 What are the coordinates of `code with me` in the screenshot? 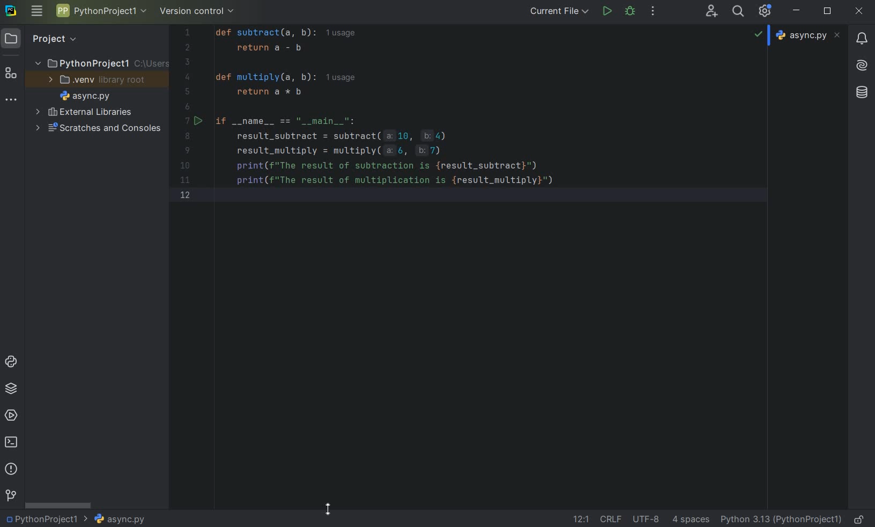 It's located at (712, 12).